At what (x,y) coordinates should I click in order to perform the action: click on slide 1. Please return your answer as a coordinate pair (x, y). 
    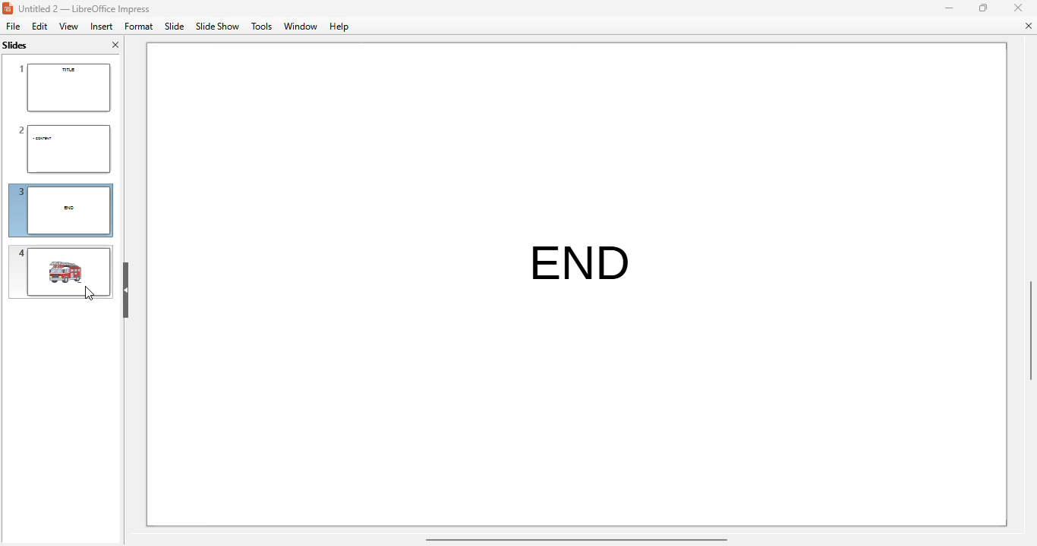
    Looking at the image, I should click on (63, 88).